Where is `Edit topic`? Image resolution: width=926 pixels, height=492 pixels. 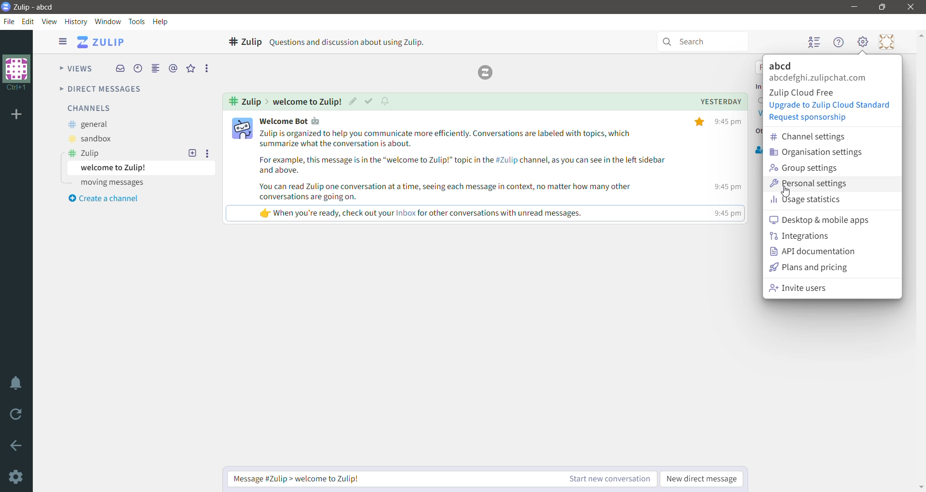 Edit topic is located at coordinates (354, 100).